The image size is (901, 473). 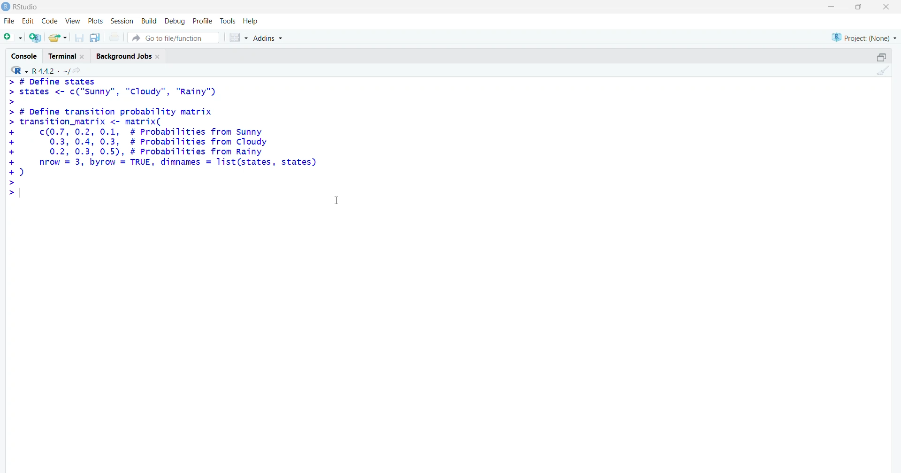 I want to click on go to file/function, so click(x=173, y=38).